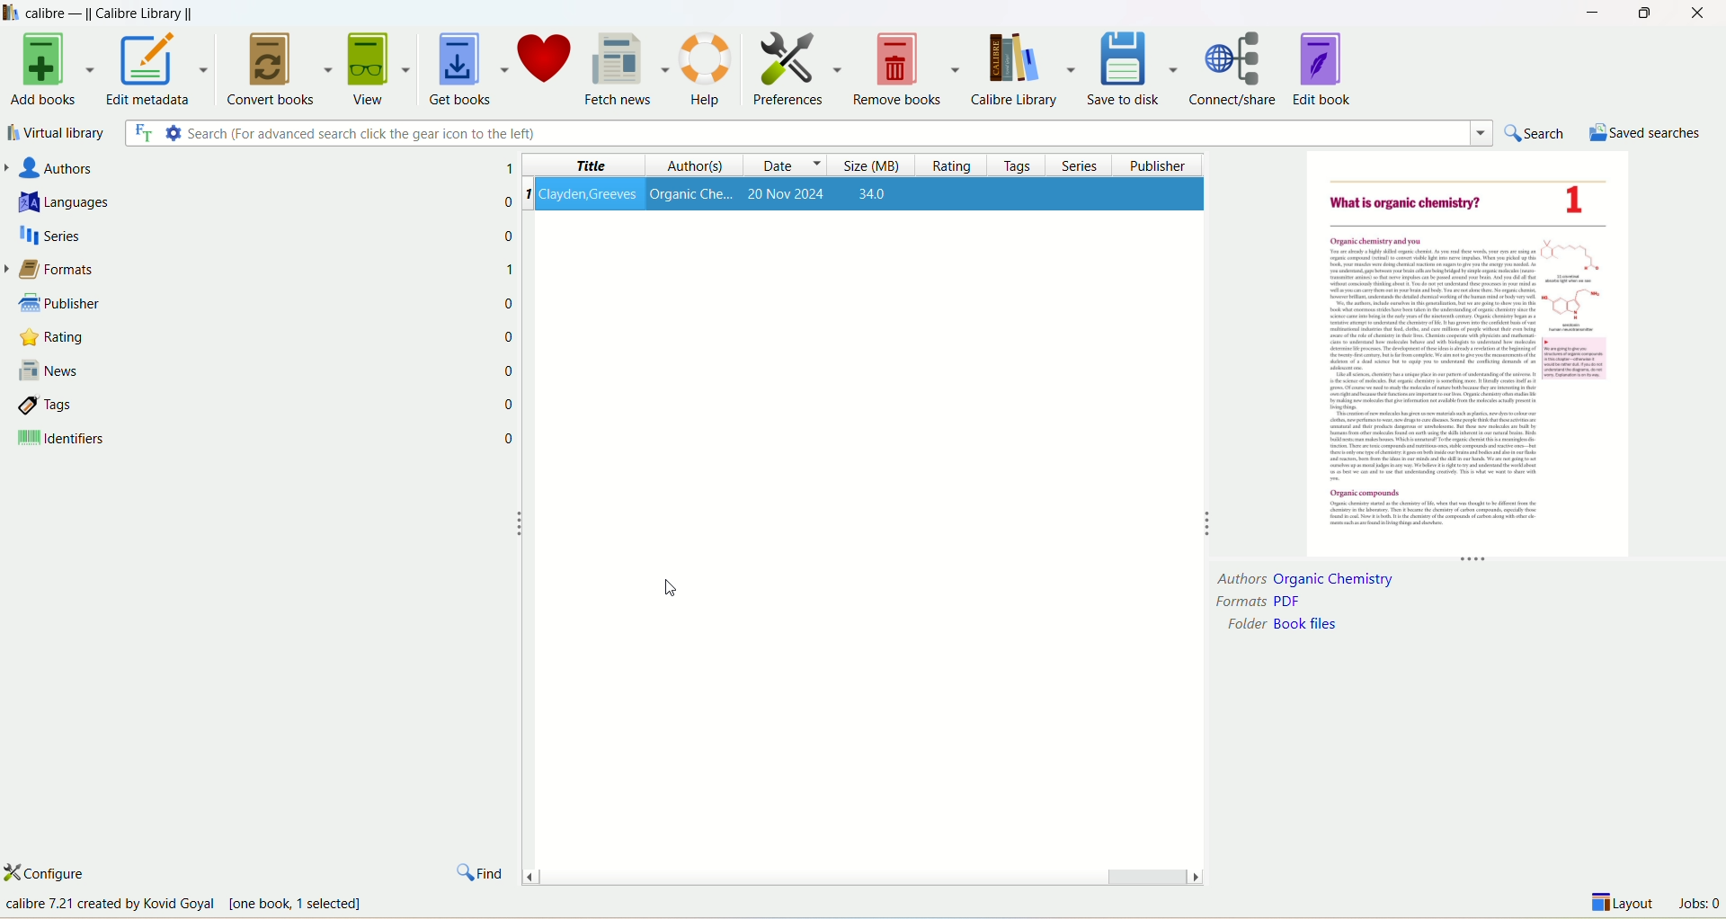  Describe the element at coordinates (278, 69) in the screenshot. I see `convert books` at that location.